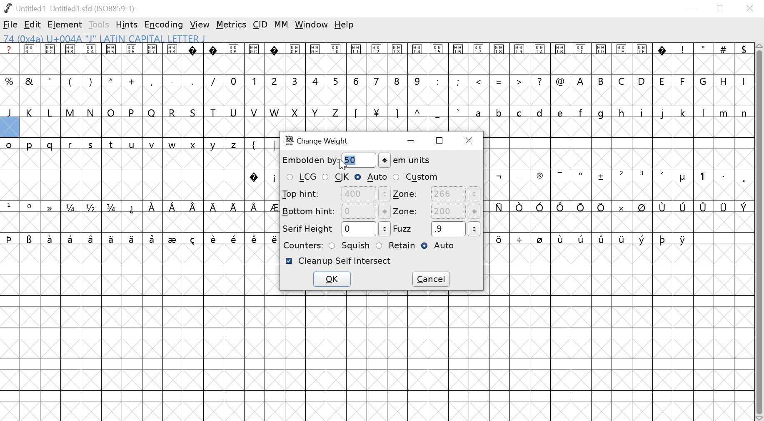  Describe the element at coordinates (407, 112) in the screenshot. I see `symbols` at that location.